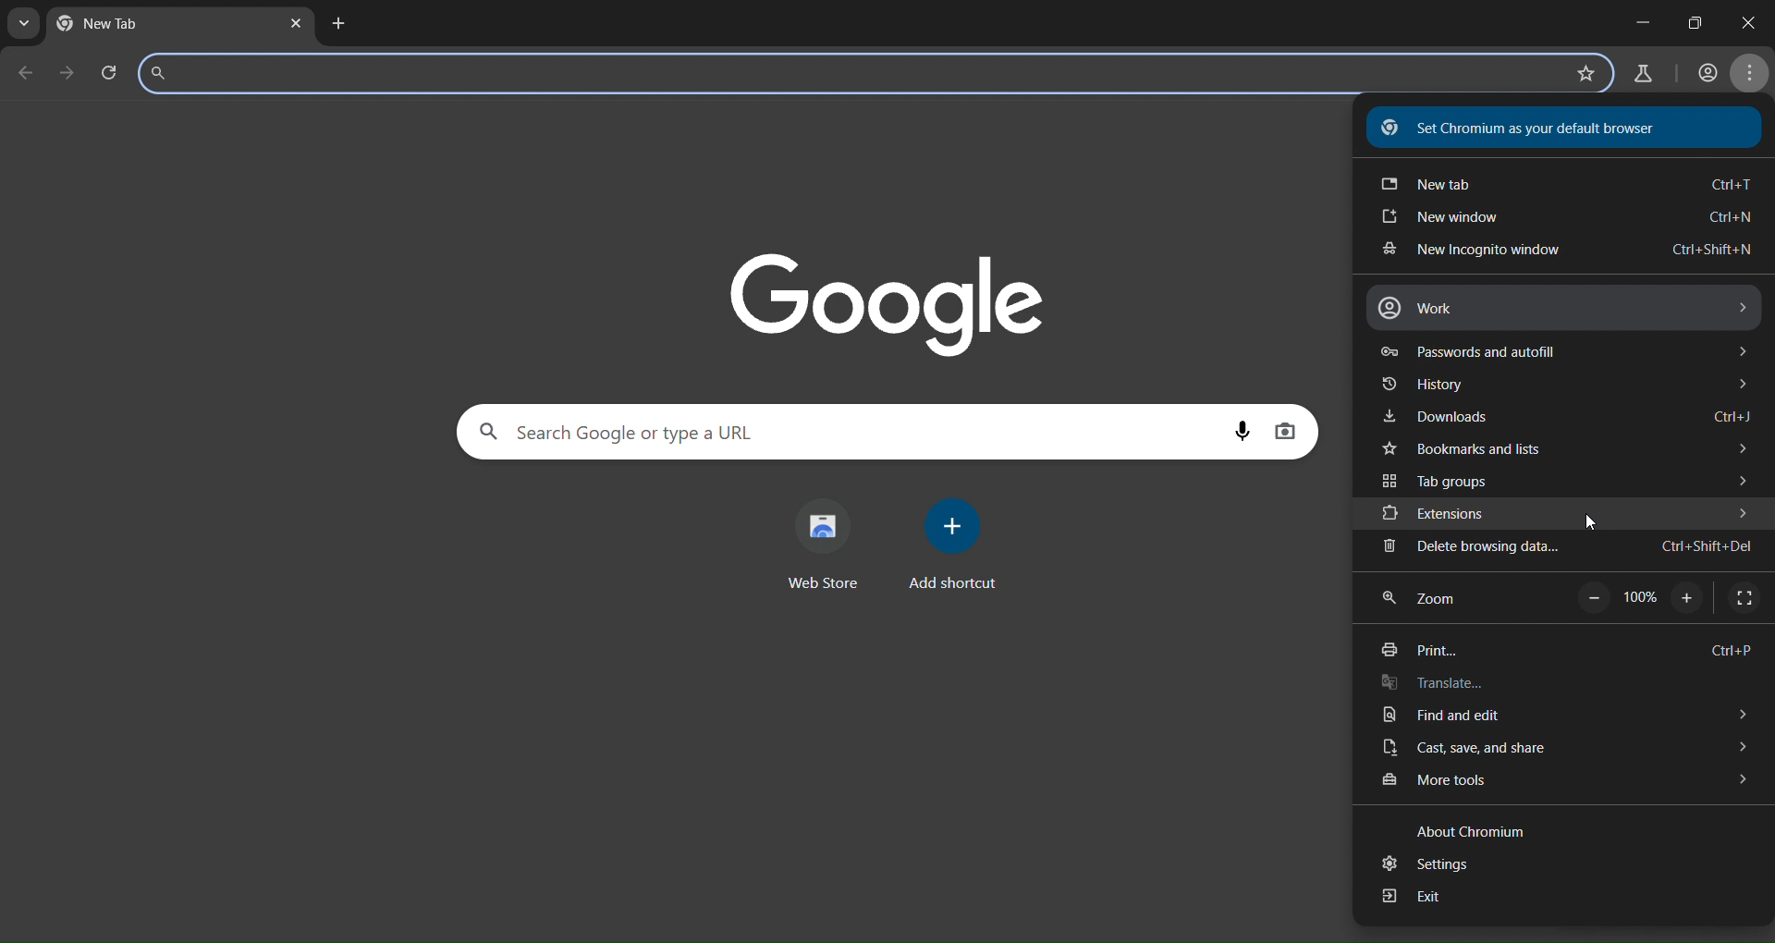 Image resolution: width=1775 pixels, height=943 pixels. Describe the element at coordinates (1435, 686) in the screenshot. I see `translate` at that location.